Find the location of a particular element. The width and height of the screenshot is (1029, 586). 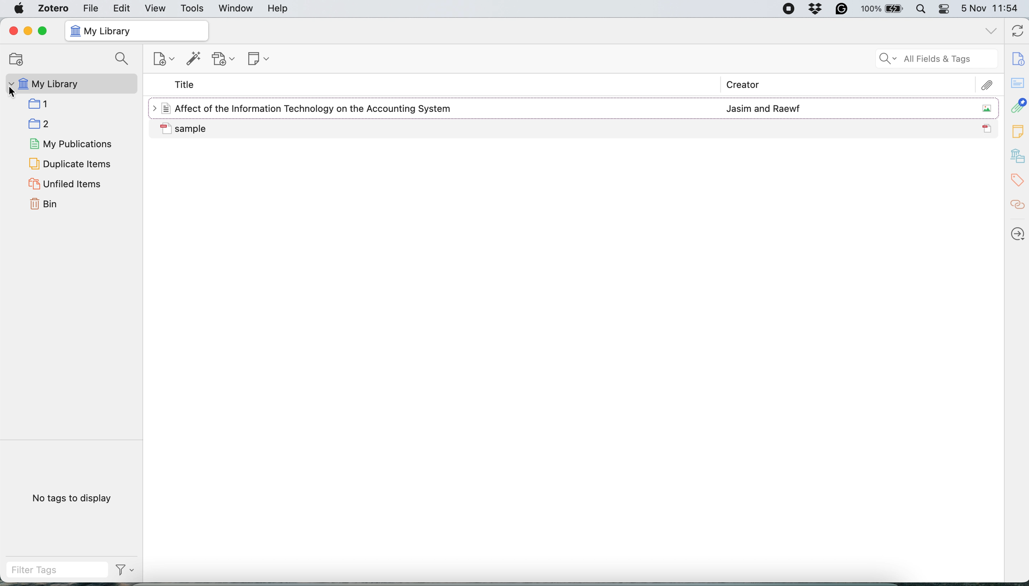

new note is located at coordinates (259, 58).